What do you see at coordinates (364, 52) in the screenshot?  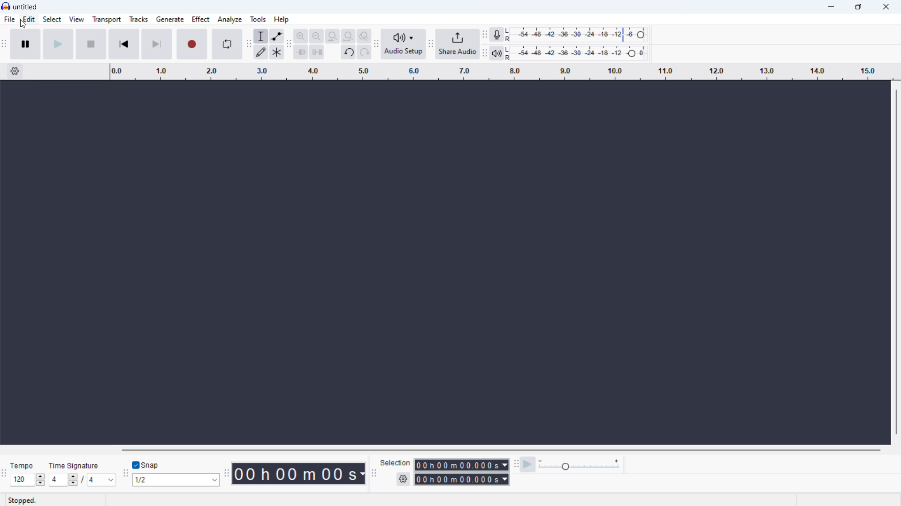 I see `redo` at bounding box center [364, 52].